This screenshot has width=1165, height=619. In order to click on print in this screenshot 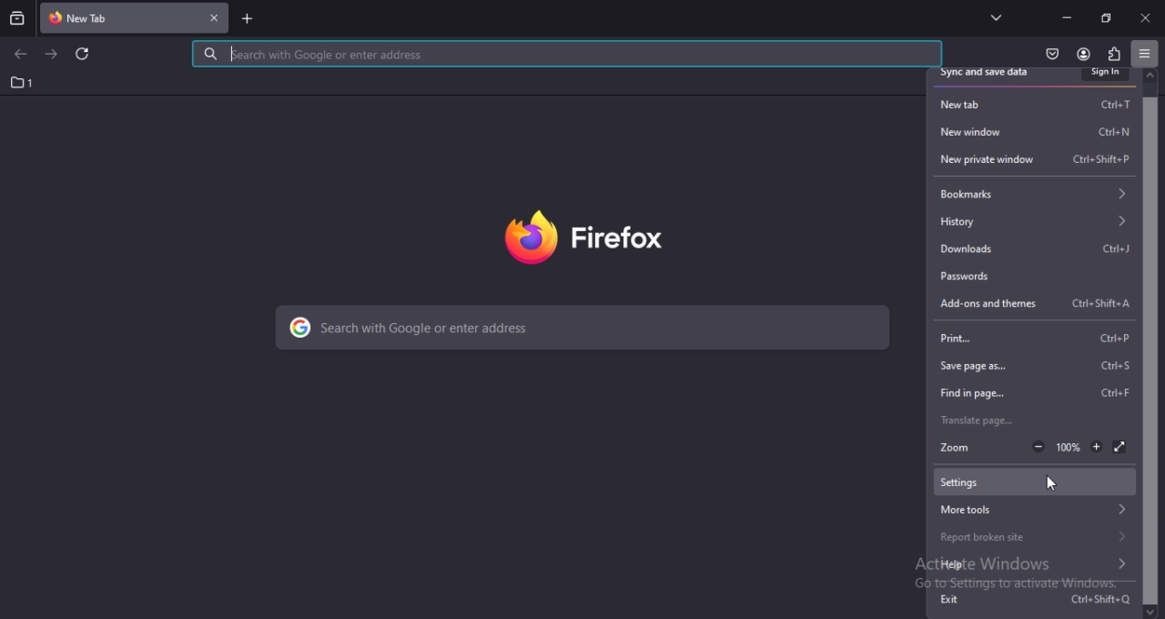, I will do `click(1035, 335)`.